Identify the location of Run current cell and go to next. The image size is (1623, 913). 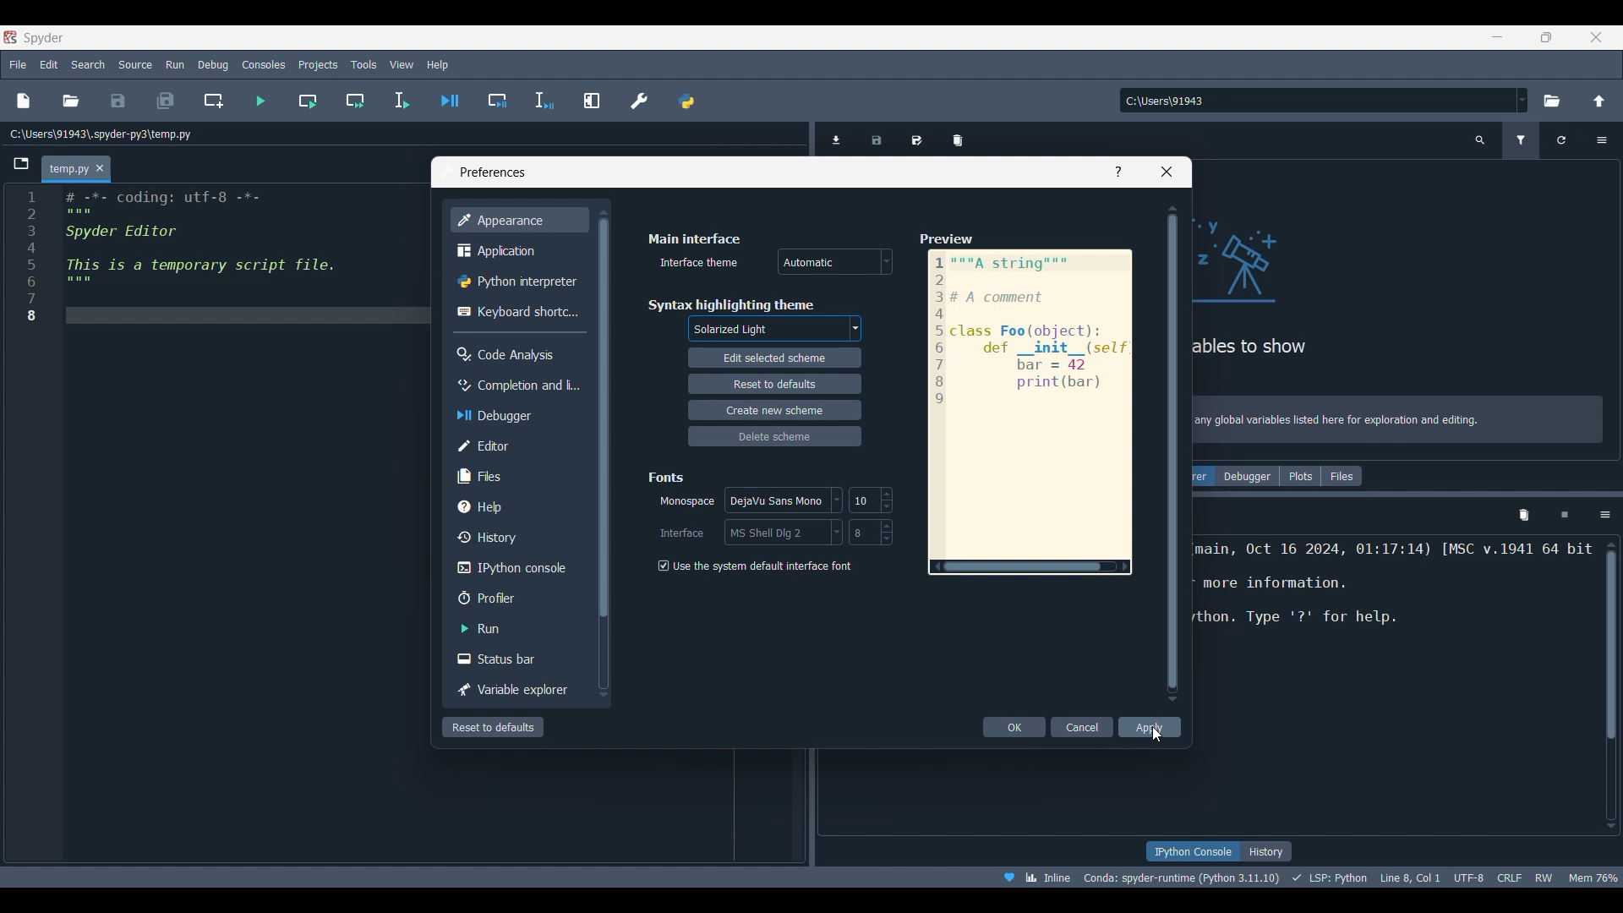
(356, 101).